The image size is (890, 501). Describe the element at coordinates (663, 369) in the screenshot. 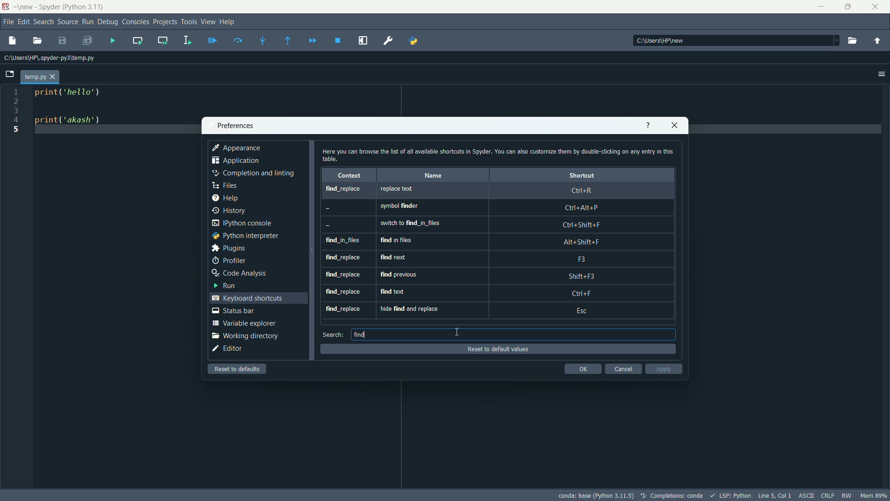

I see `apply` at that location.